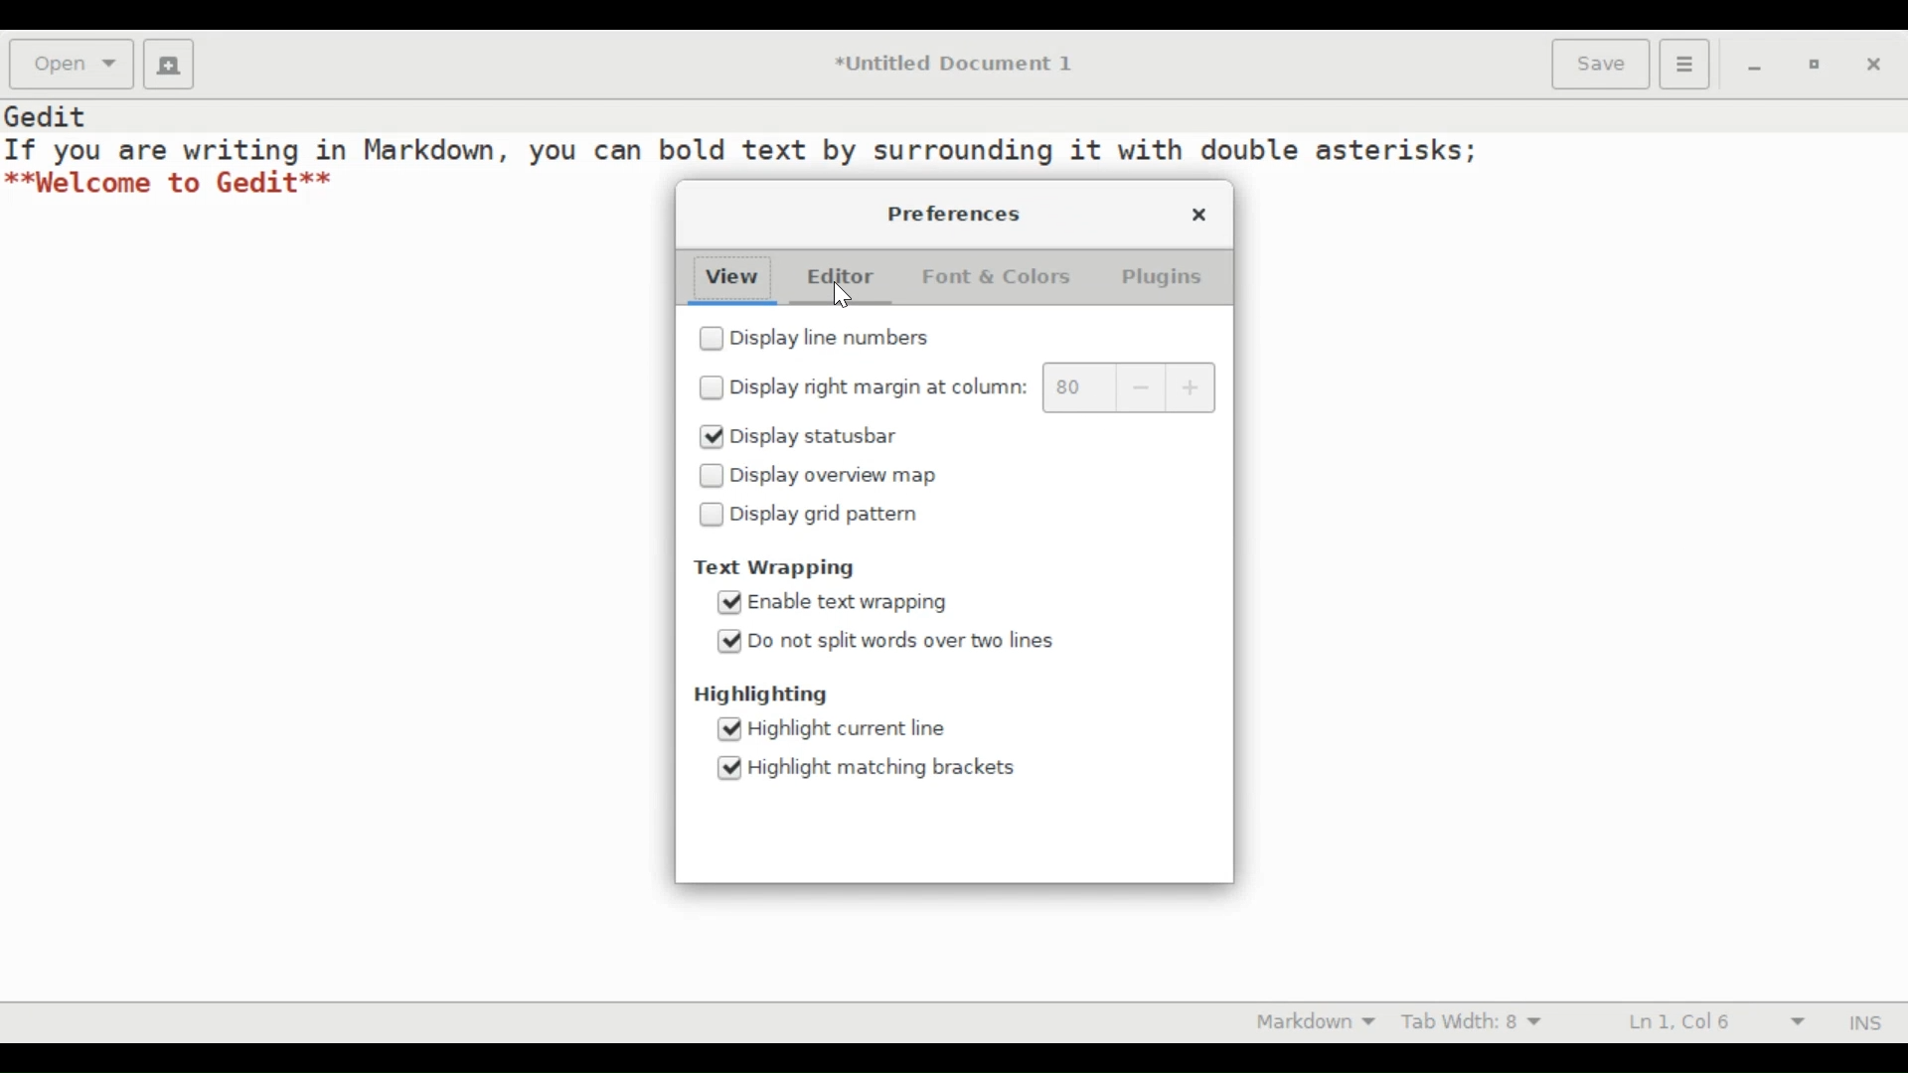 The height and width of the screenshot is (1073, 1908). I want to click on Highlight mode otion, so click(1311, 1020).